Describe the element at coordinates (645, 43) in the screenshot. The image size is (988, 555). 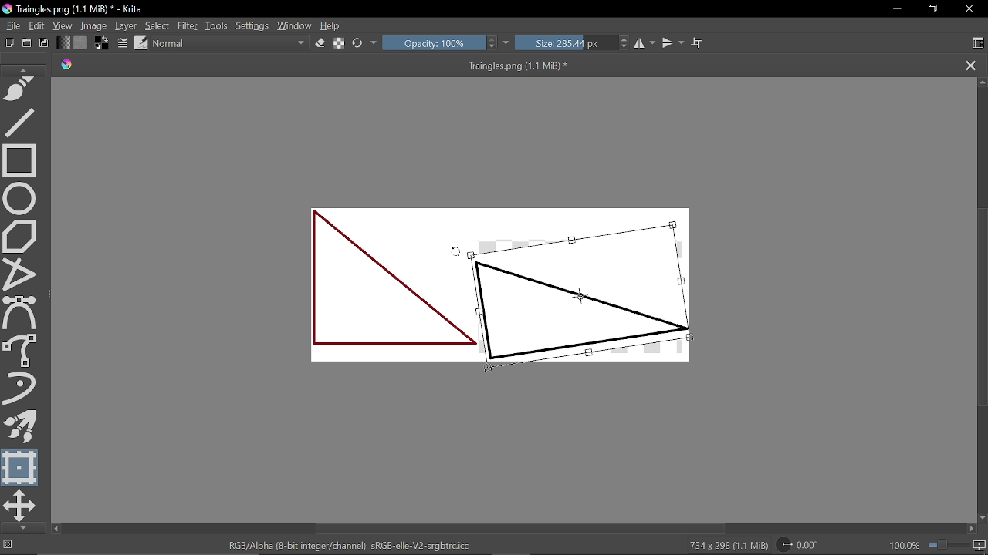
I see `Horizontal mirror` at that location.